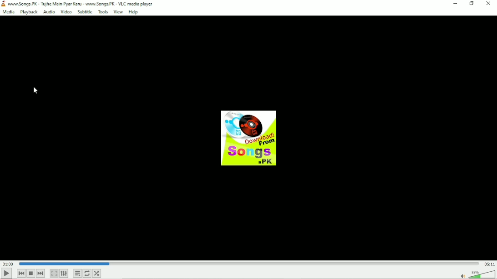  What do you see at coordinates (248, 138) in the screenshot?
I see `Audio track` at bounding box center [248, 138].